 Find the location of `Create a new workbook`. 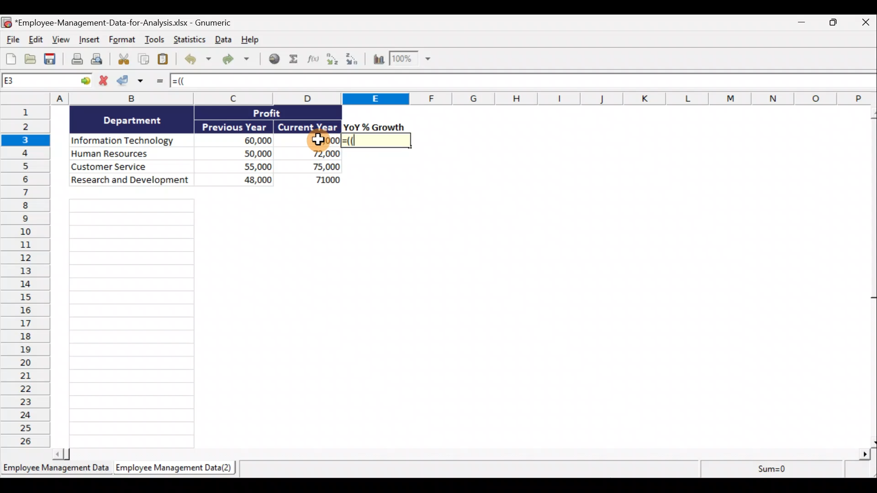

Create a new workbook is located at coordinates (11, 58).